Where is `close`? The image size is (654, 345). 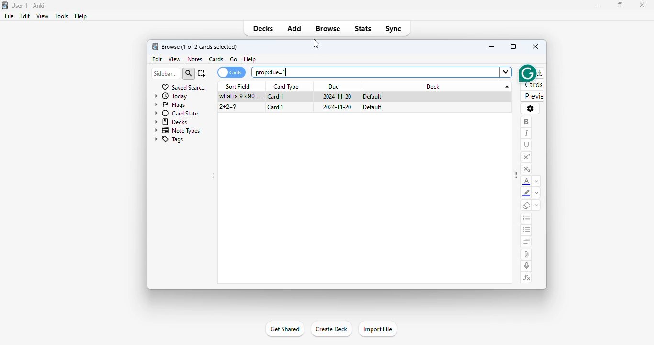
close is located at coordinates (535, 46).